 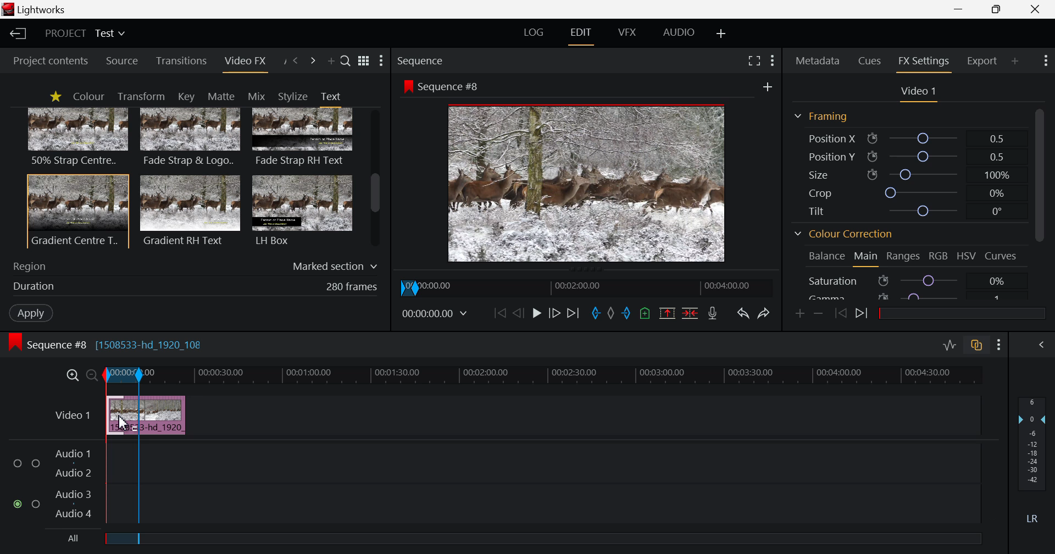 I want to click on Metadata, so click(x=819, y=59).